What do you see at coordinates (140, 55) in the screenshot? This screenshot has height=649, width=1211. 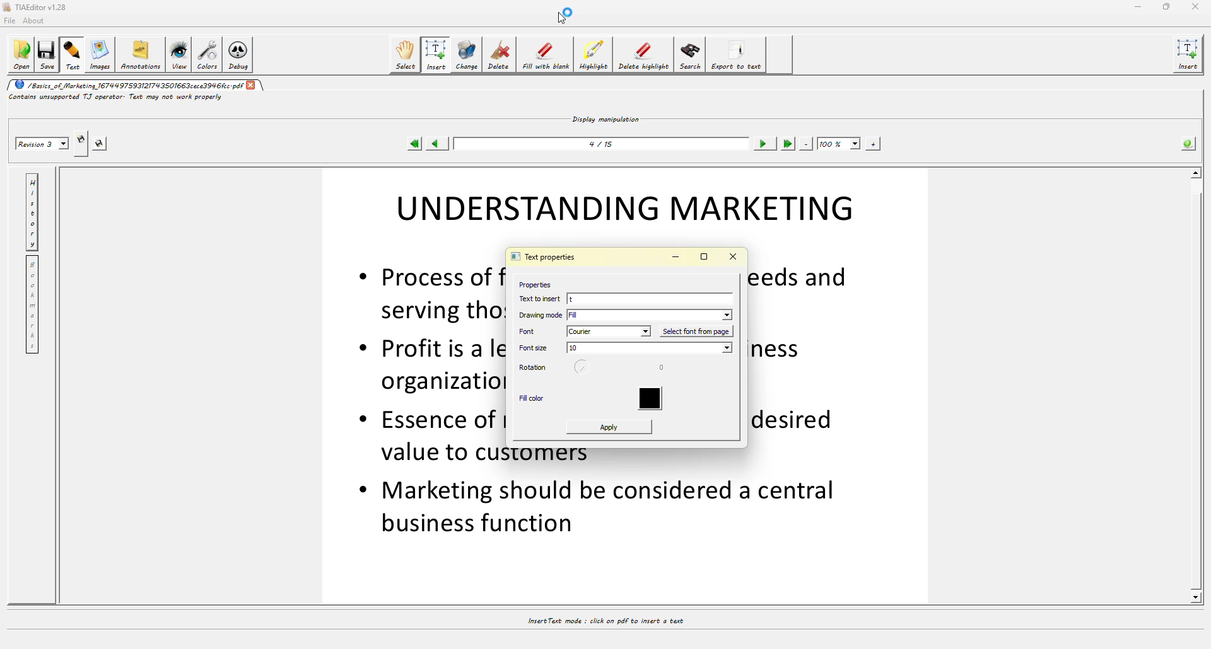 I see `annotations` at bounding box center [140, 55].